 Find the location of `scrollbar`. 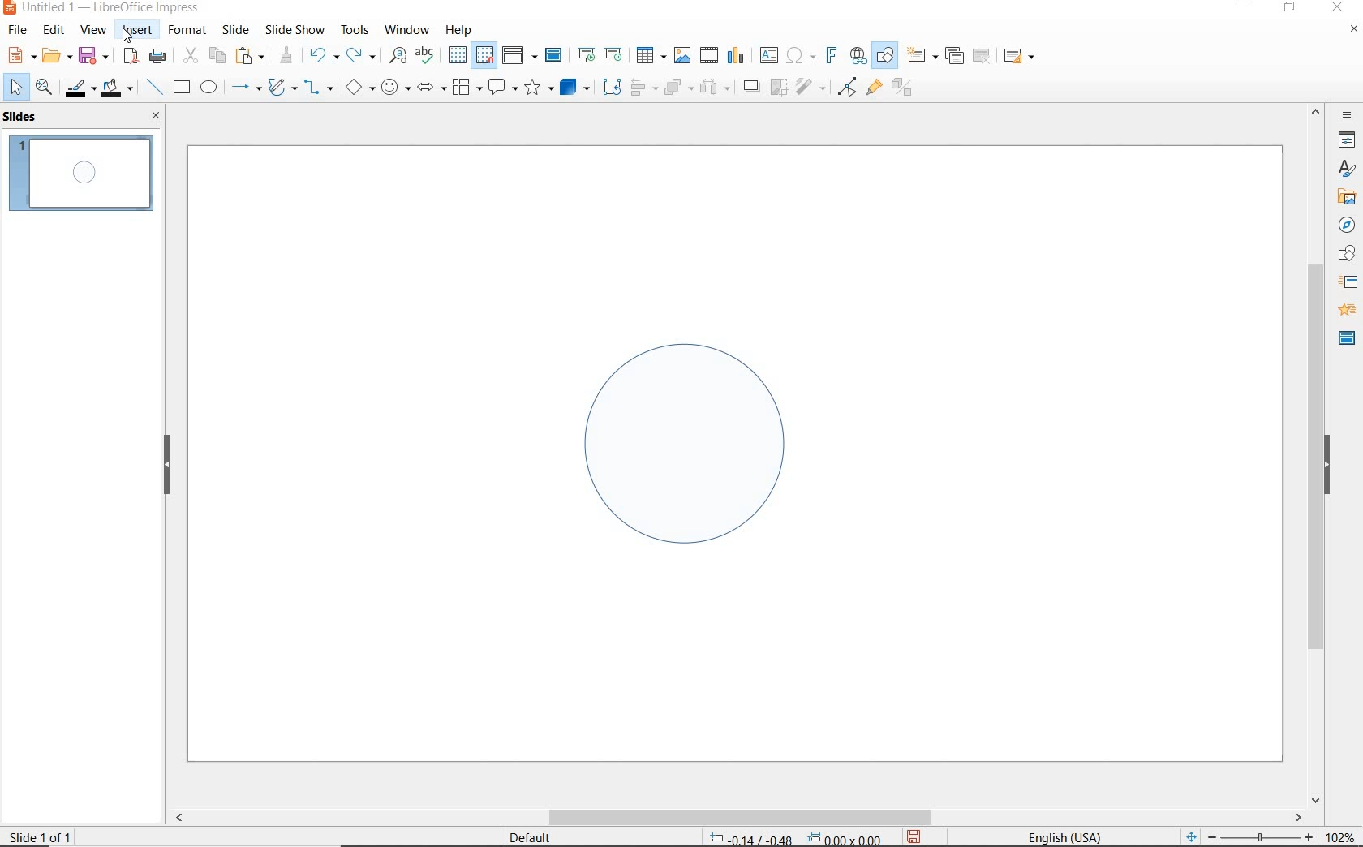

scrollbar is located at coordinates (737, 817).